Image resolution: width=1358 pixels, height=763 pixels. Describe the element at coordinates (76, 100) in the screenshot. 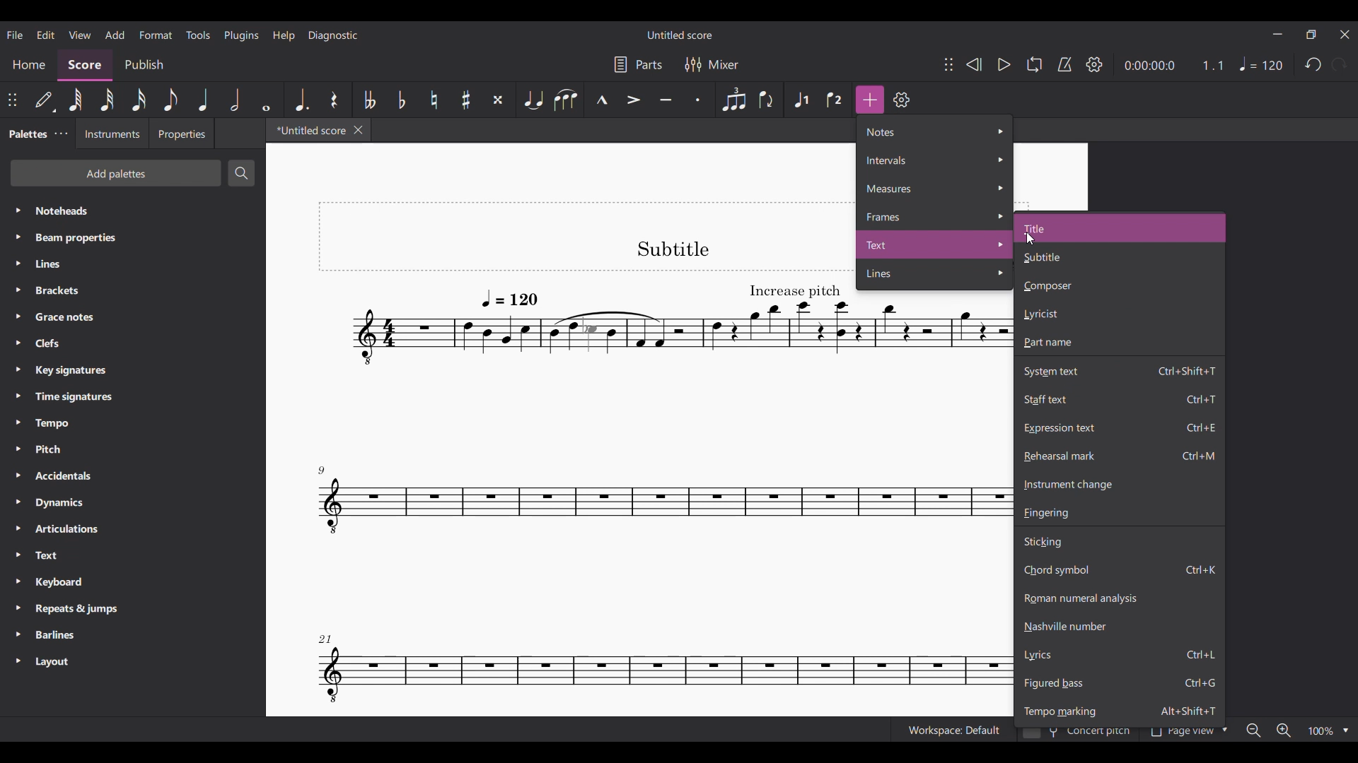

I see `64th note` at that location.